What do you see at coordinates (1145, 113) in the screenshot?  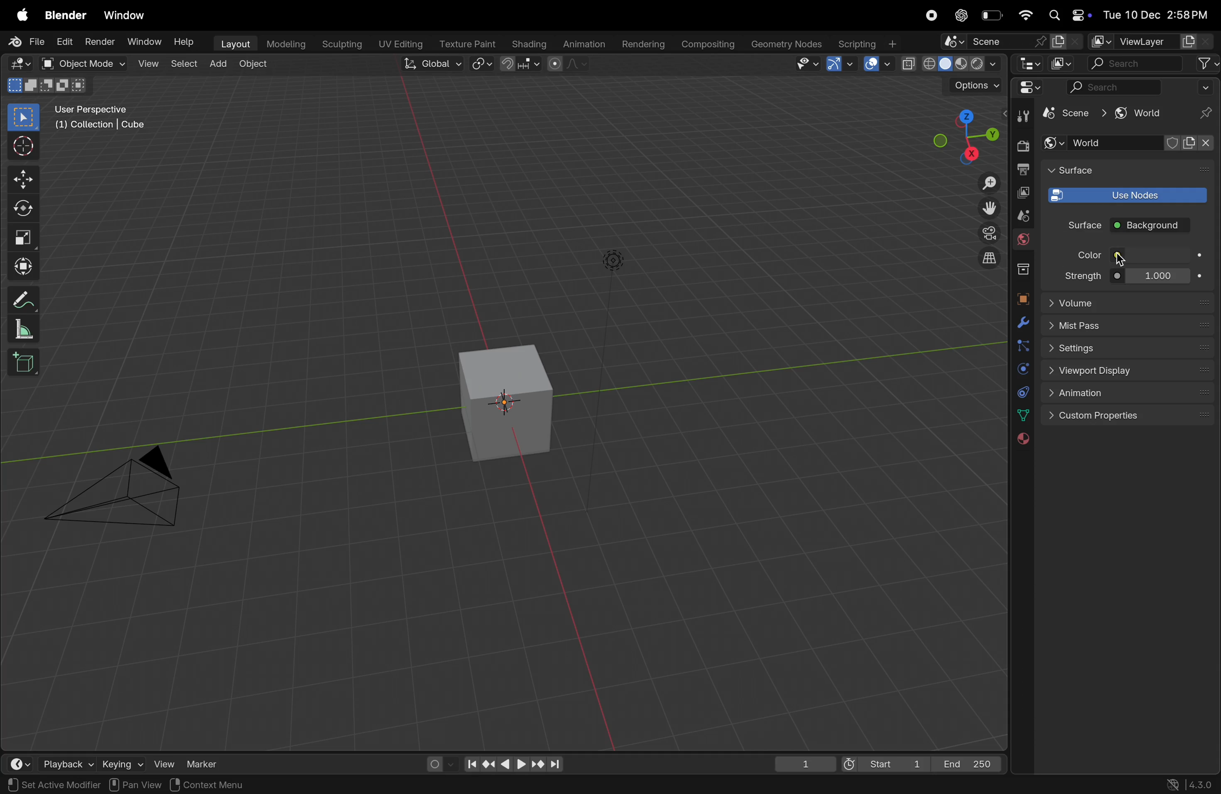 I see `` at bounding box center [1145, 113].